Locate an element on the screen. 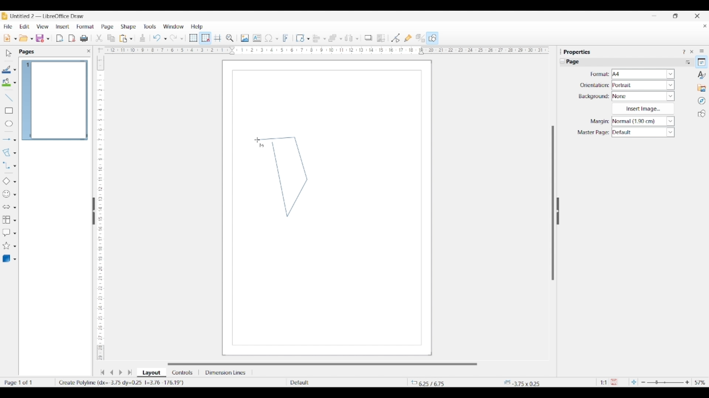 Image resolution: width=709 pixels, height=398 pixels. Select is located at coordinates (9, 53).